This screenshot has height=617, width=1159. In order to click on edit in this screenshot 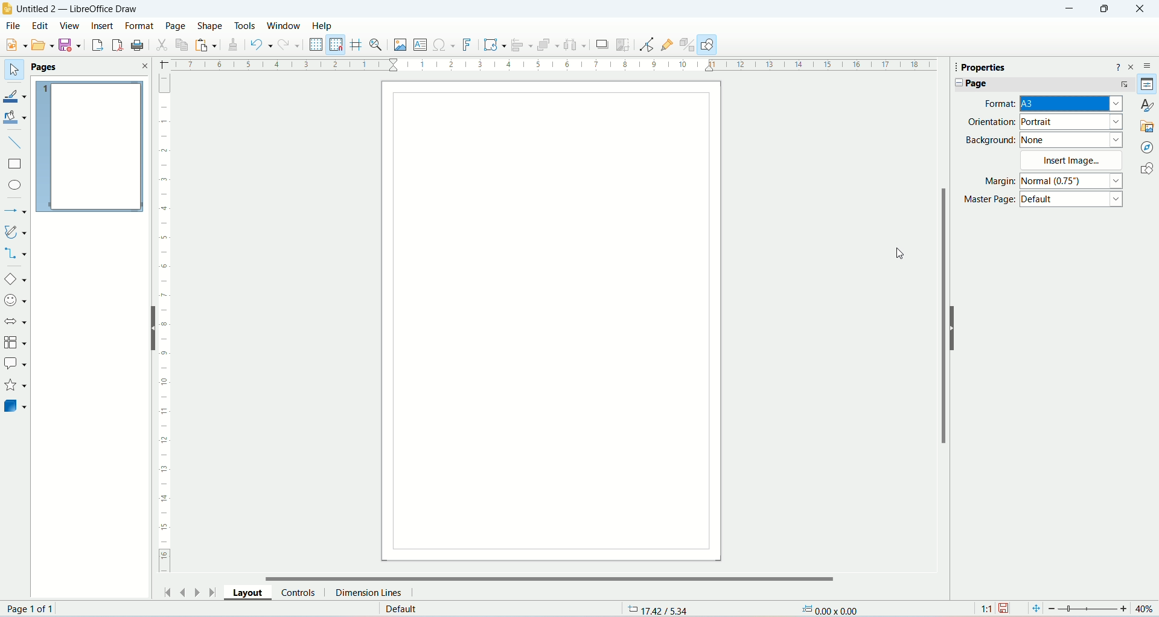, I will do `click(40, 25)`.